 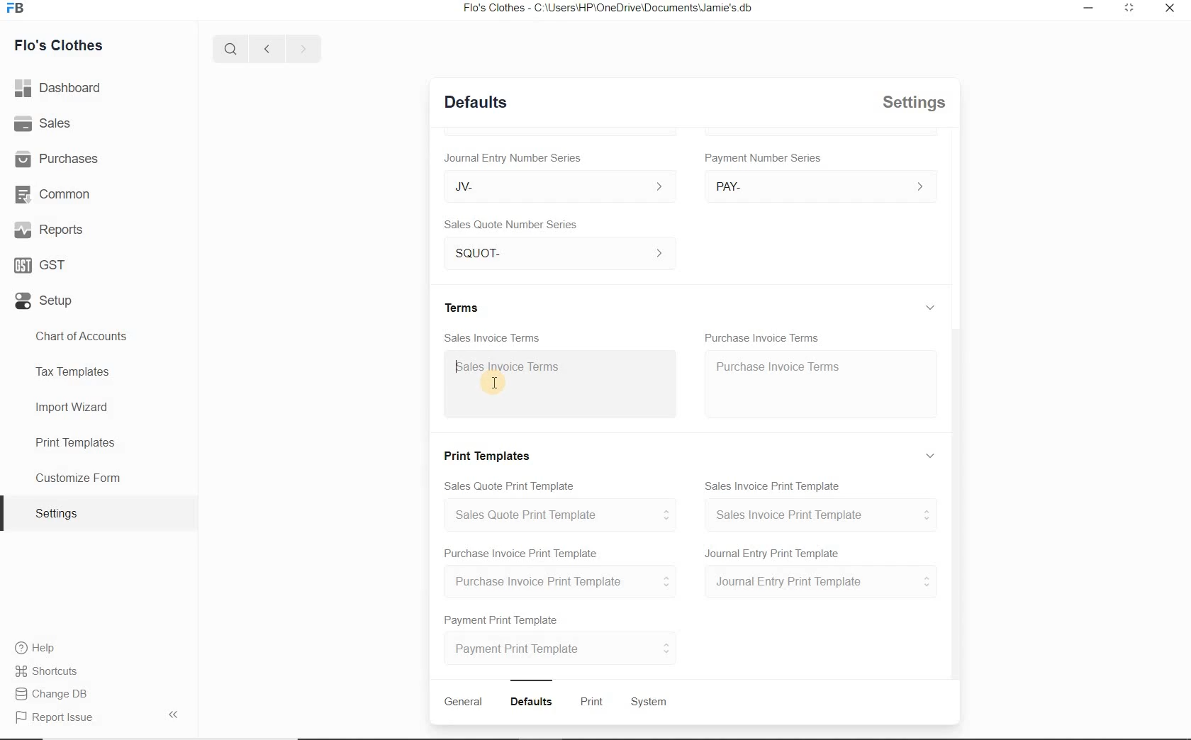 What do you see at coordinates (46, 125) in the screenshot?
I see `Sales` at bounding box center [46, 125].